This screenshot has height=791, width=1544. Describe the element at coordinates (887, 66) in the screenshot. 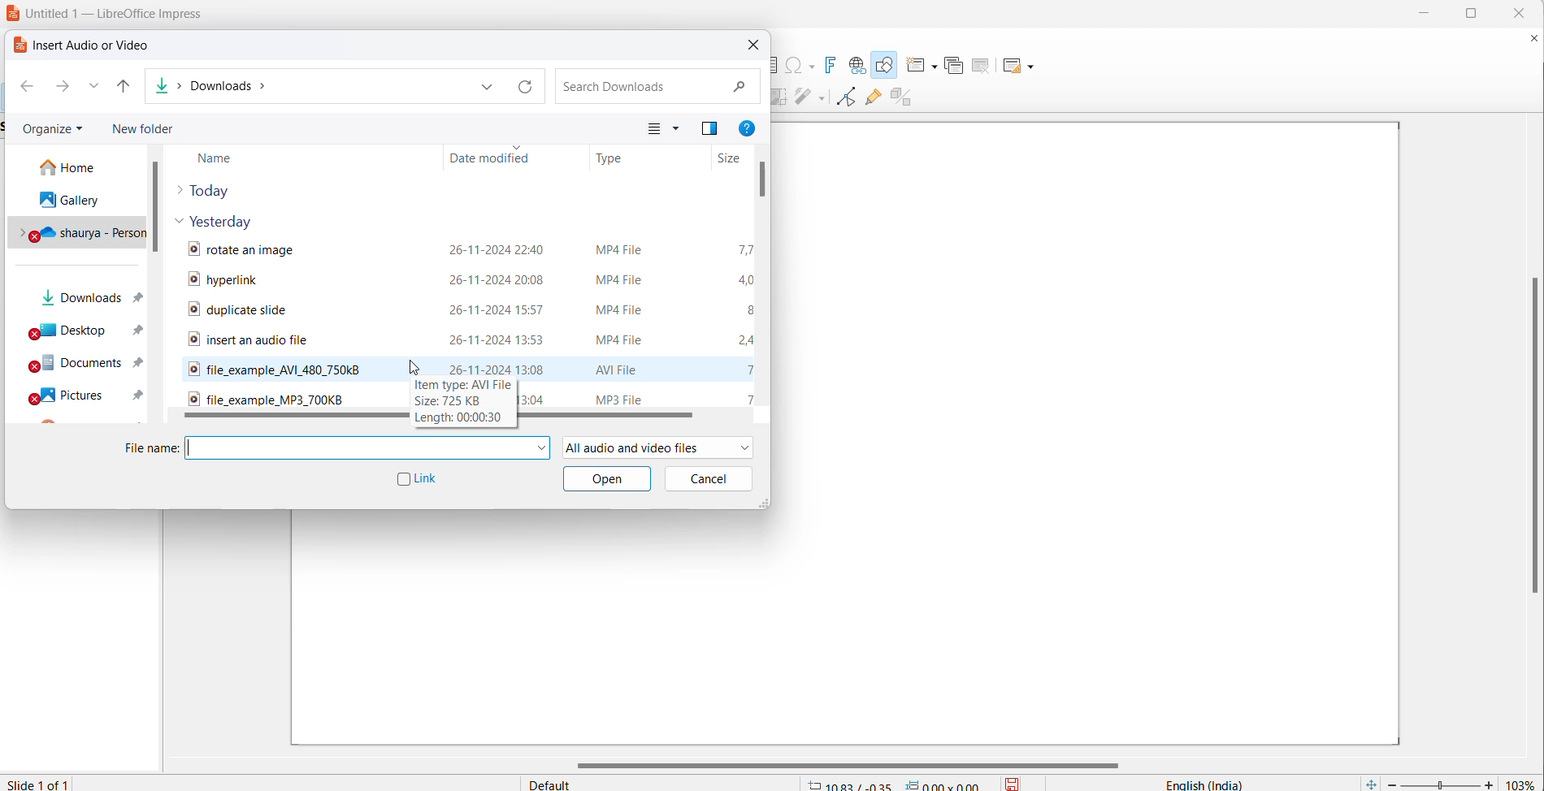

I see `draw shapes tool` at that location.